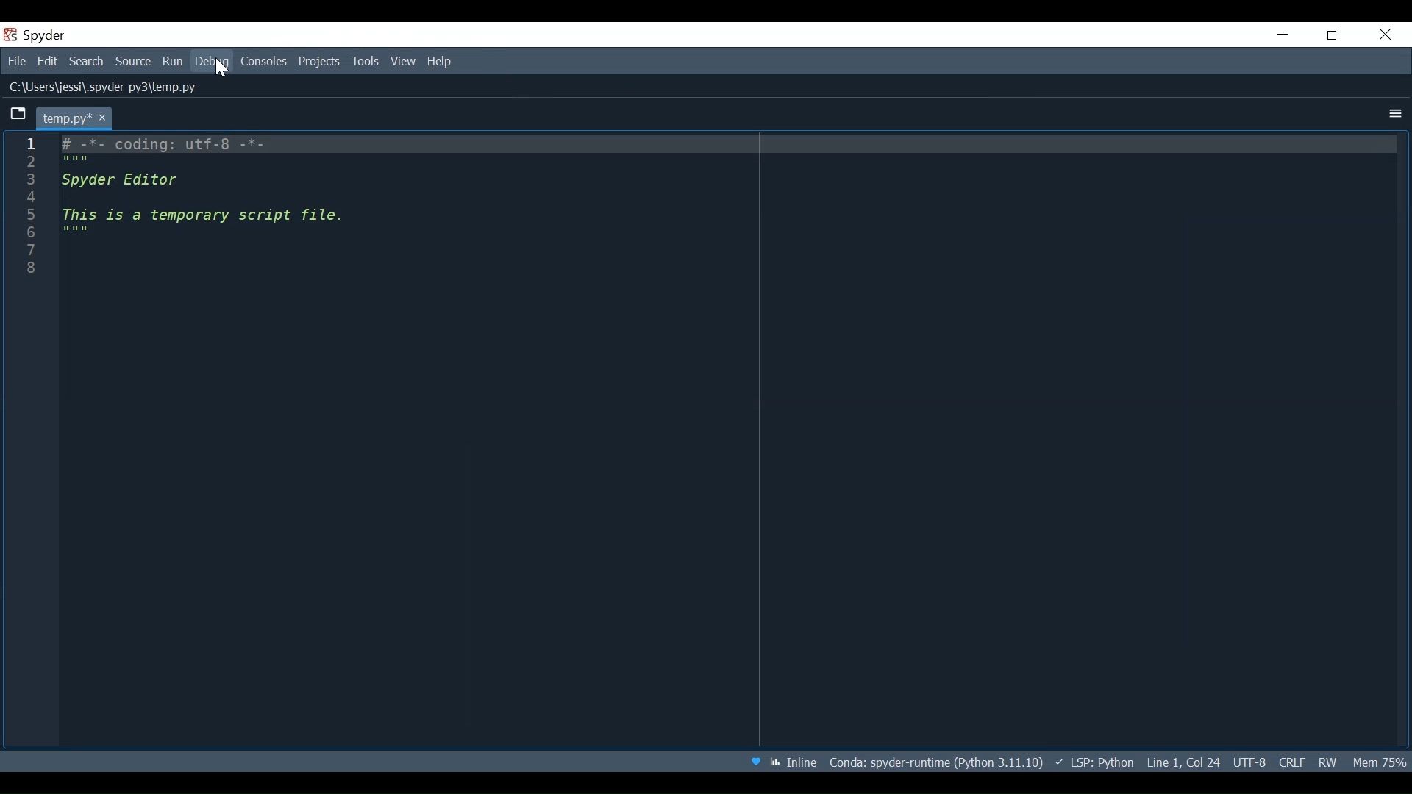  What do you see at coordinates (935, 761) in the screenshot?
I see `File Path` at bounding box center [935, 761].